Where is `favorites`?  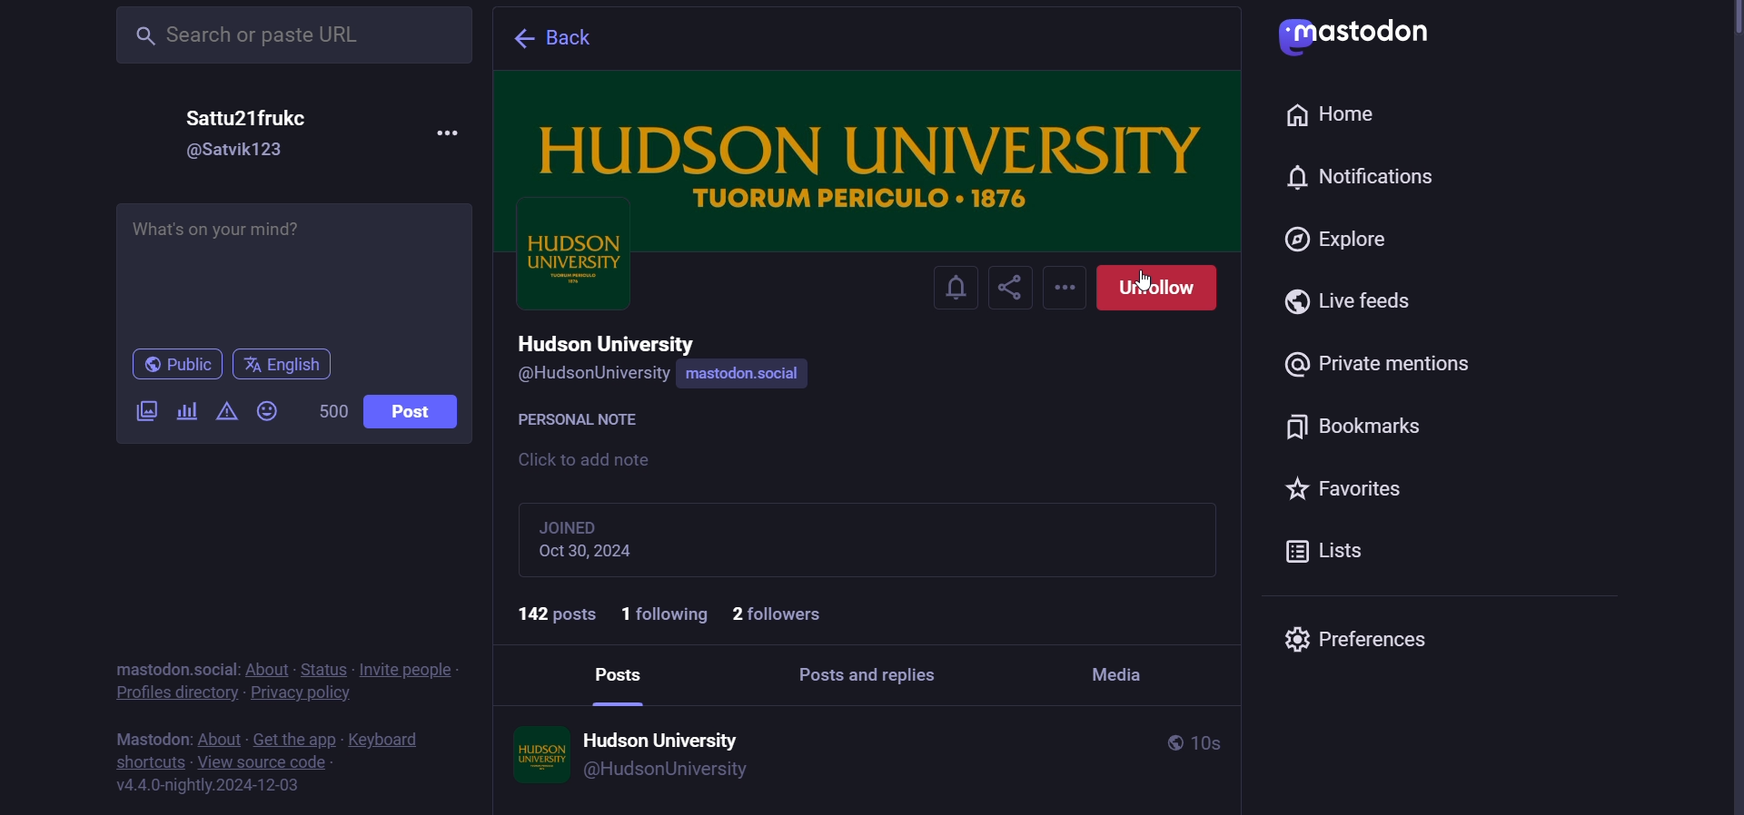
favorites is located at coordinates (1348, 489).